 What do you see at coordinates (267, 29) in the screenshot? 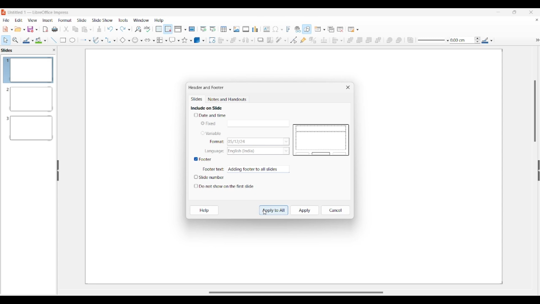
I see `Insert textbox` at bounding box center [267, 29].